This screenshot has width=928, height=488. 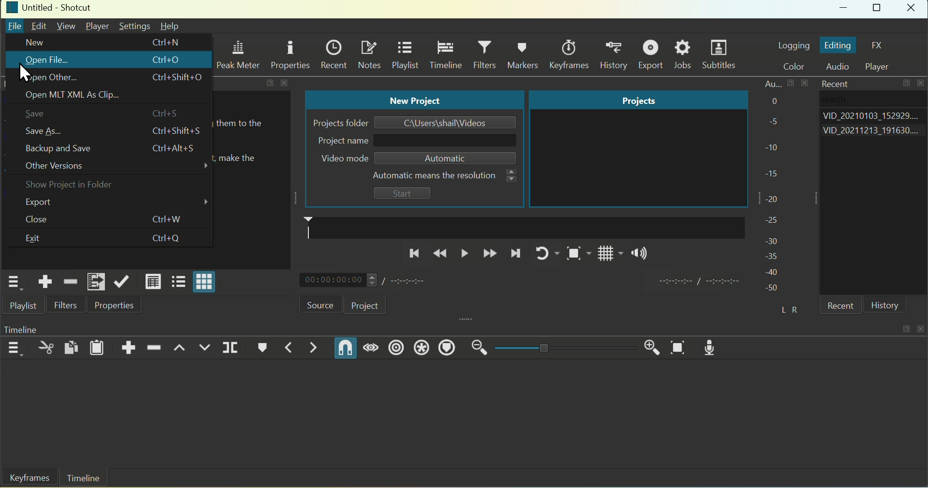 I want to click on Timeline, so click(x=84, y=478).